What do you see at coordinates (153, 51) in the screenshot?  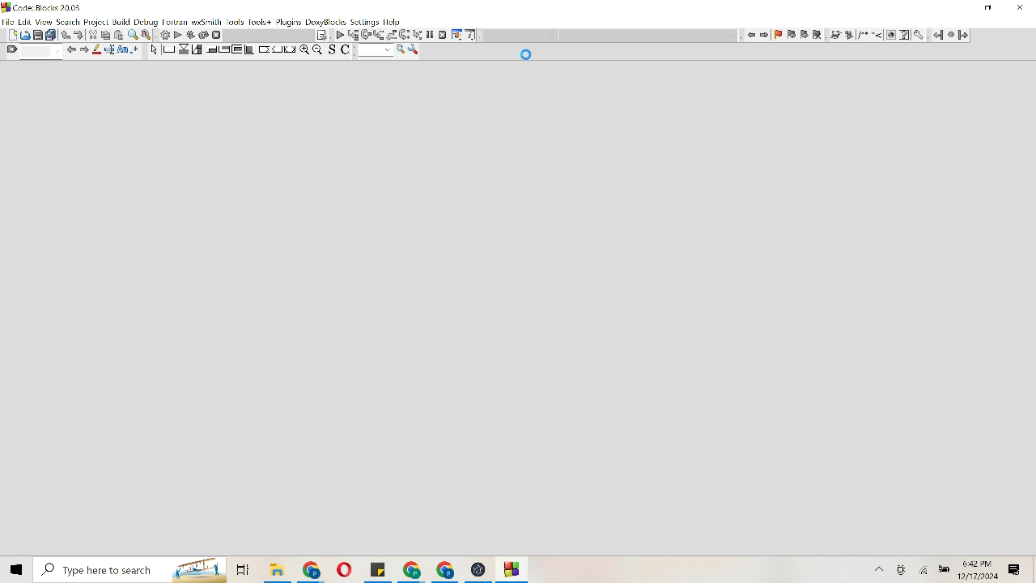 I see `Arrow` at bounding box center [153, 51].